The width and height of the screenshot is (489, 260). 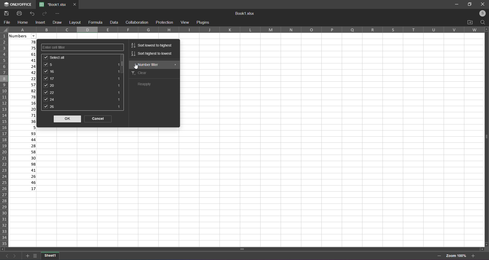 I want to click on number filters, so click(x=154, y=65).